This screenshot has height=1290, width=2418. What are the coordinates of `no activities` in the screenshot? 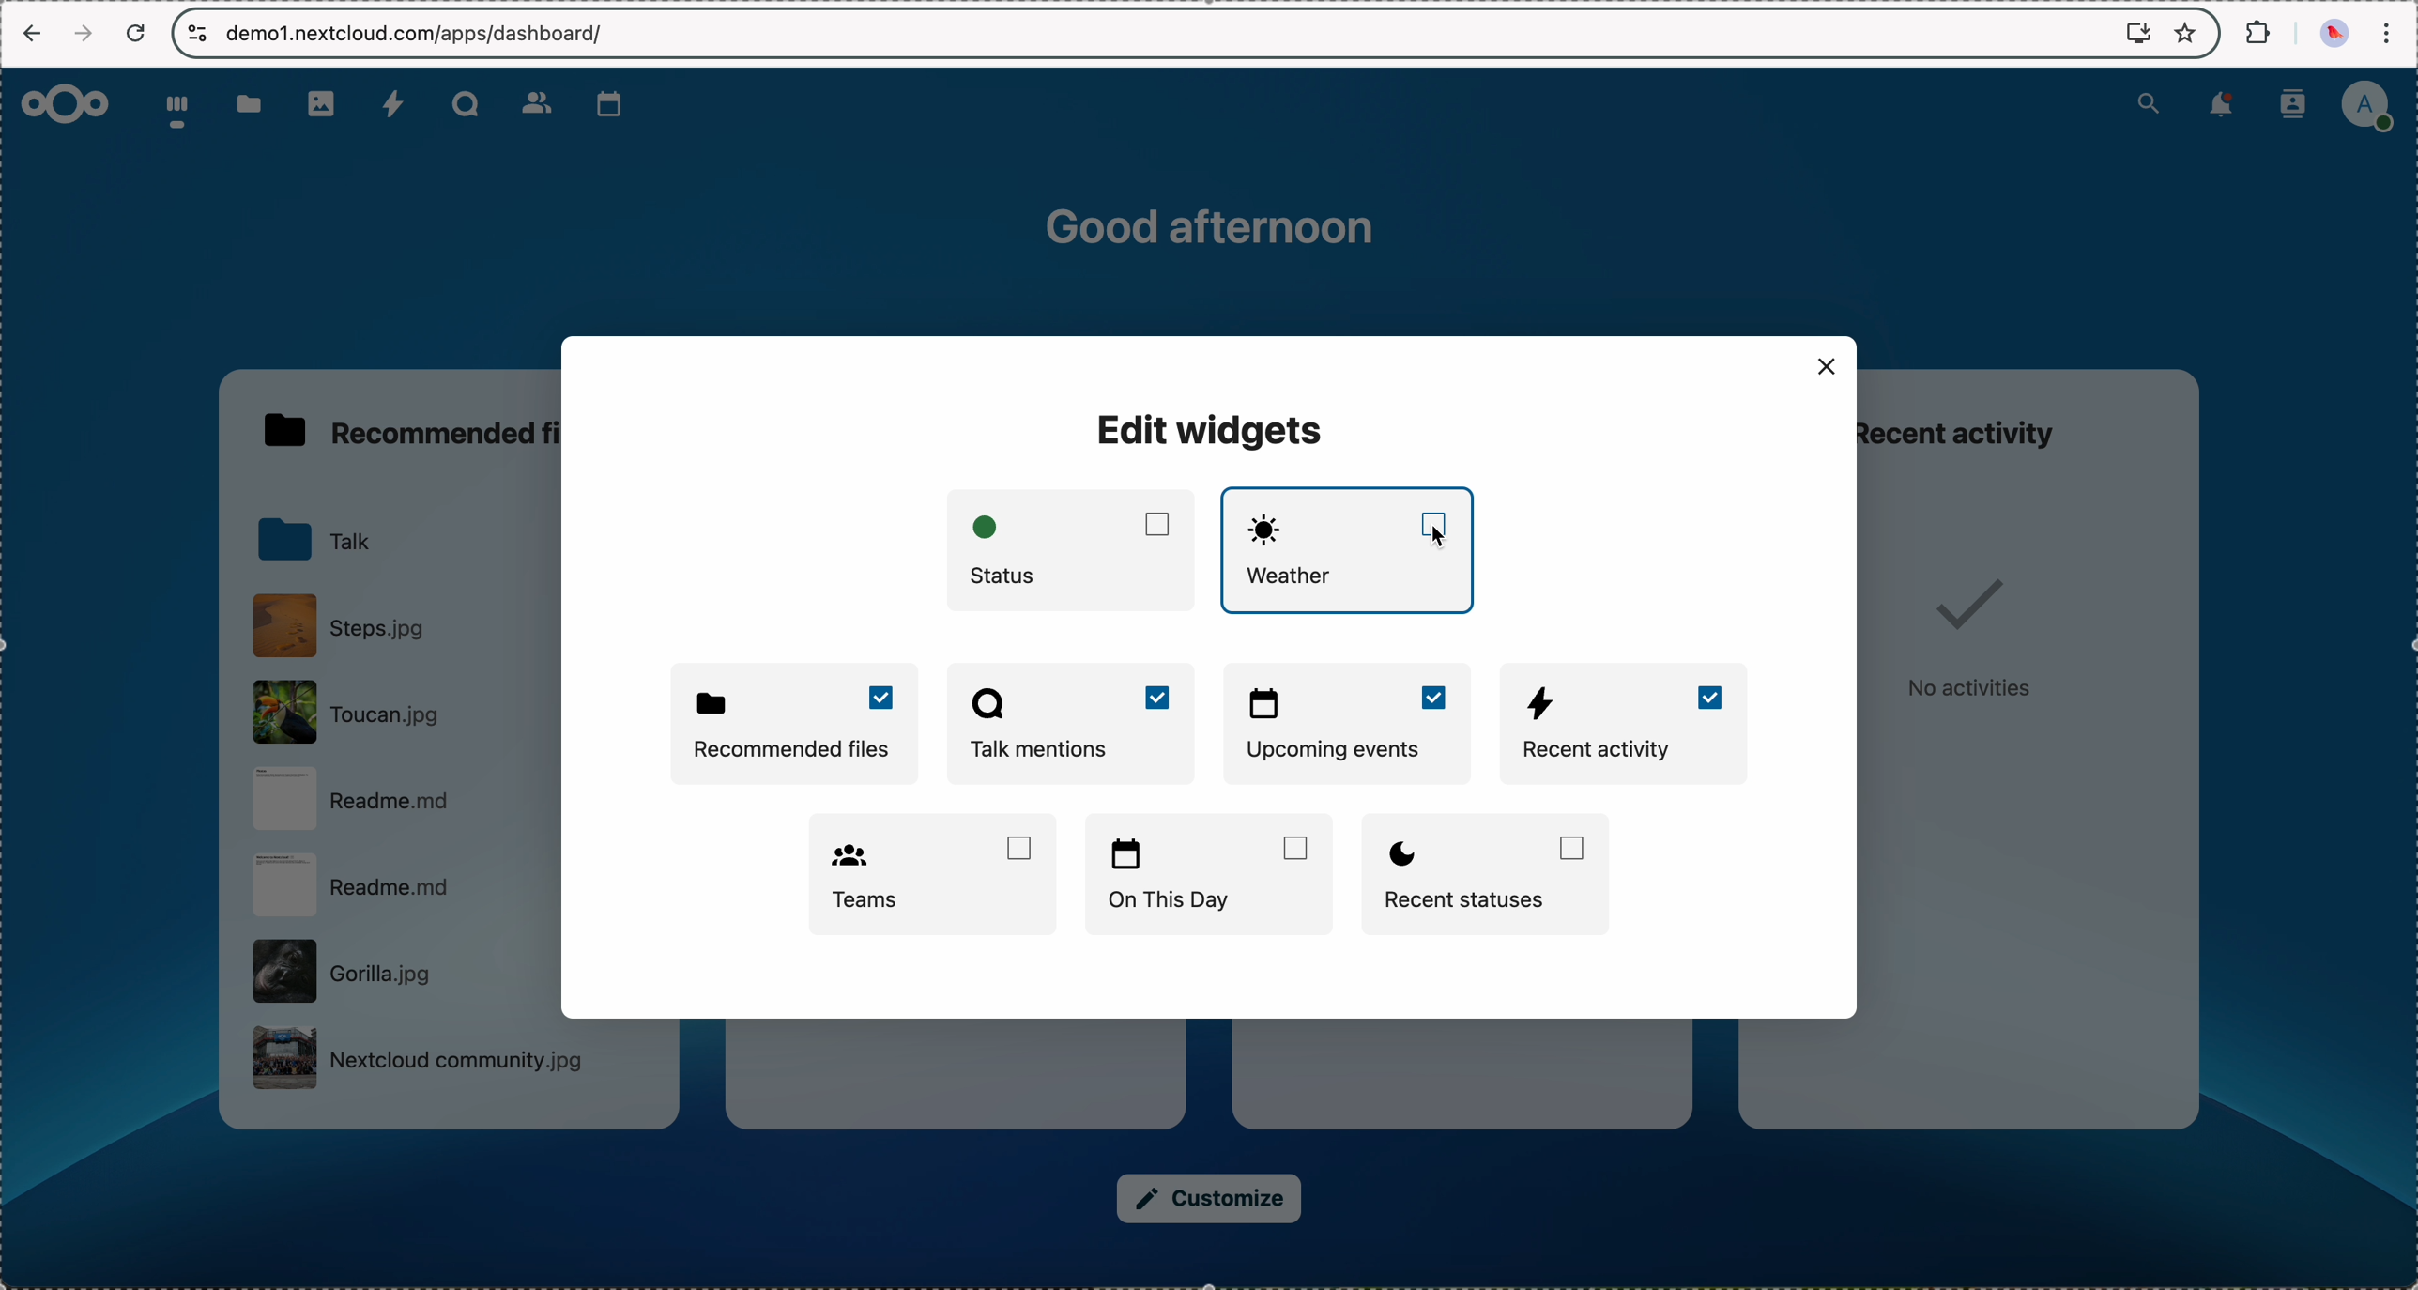 It's located at (1977, 643).